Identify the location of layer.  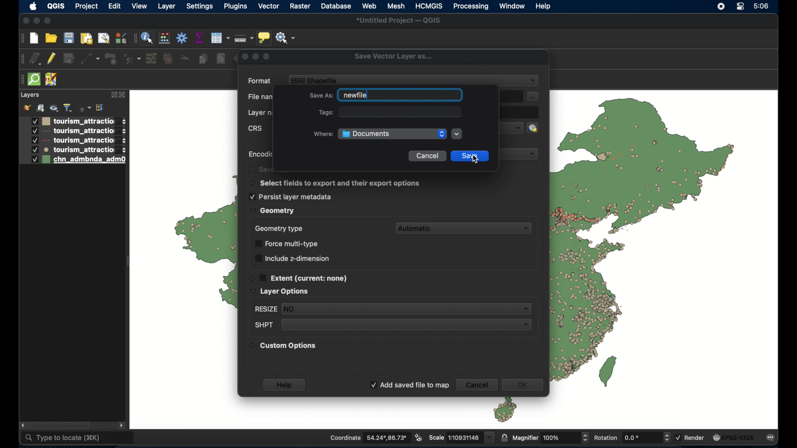
(166, 7).